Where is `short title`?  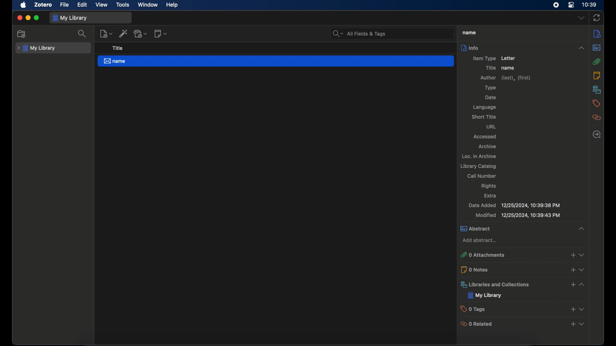 short title is located at coordinates (484, 117).